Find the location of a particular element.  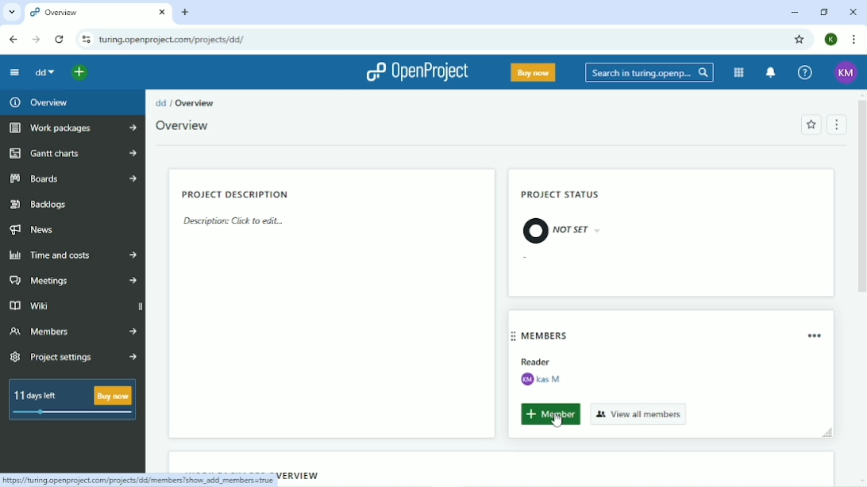

overview is located at coordinates (98, 12).